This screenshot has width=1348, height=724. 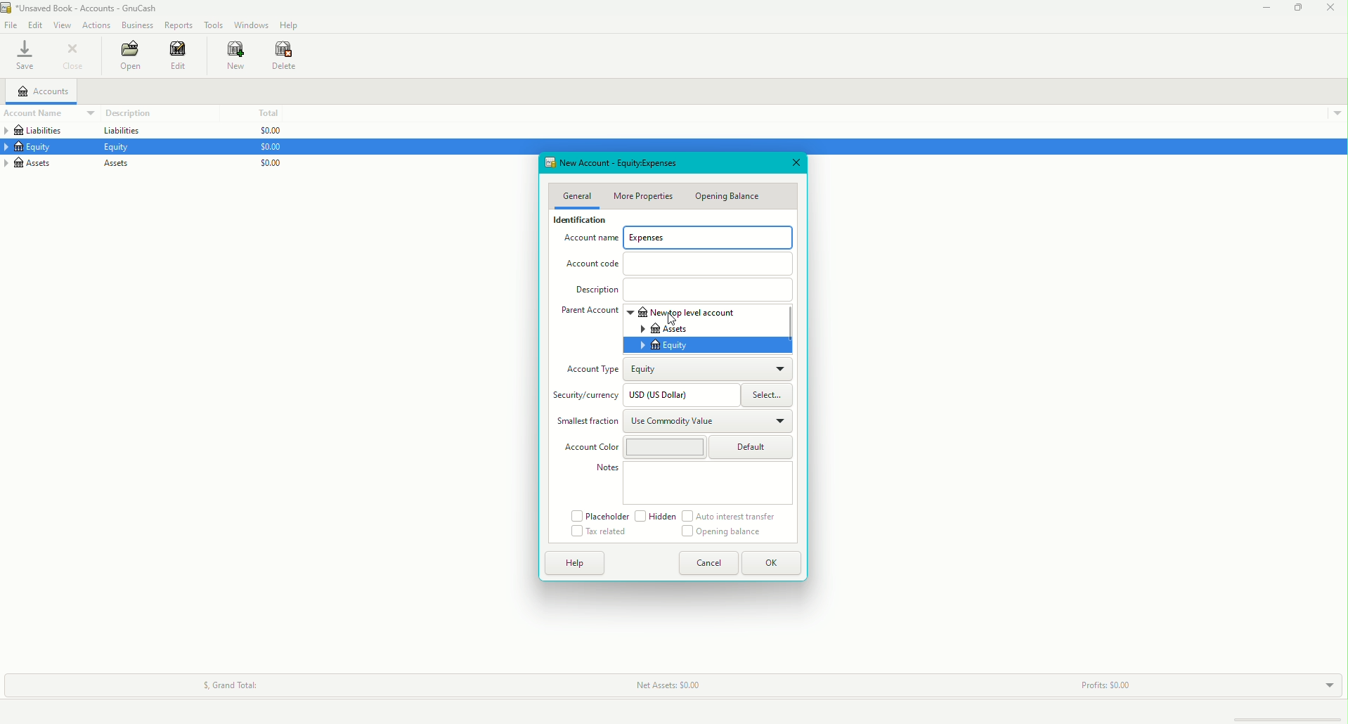 What do you see at coordinates (732, 517) in the screenshot?
I see `Auto interest transfer` at bounding box center [732, 517].